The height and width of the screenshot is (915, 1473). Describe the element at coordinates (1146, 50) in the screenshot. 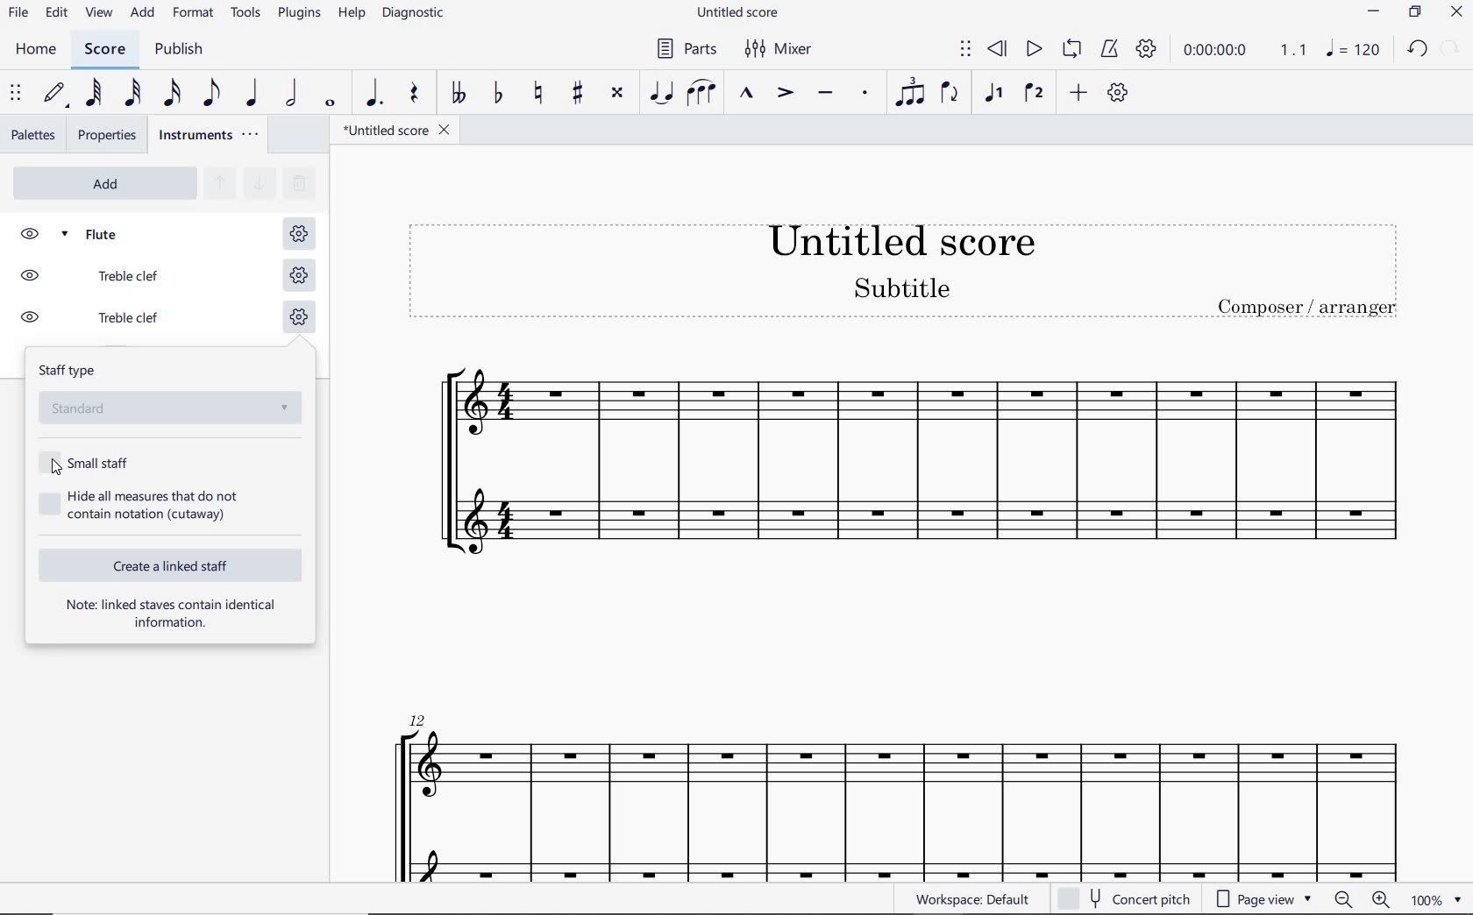

I see `PLAYBACK SETTINGS` at that location.